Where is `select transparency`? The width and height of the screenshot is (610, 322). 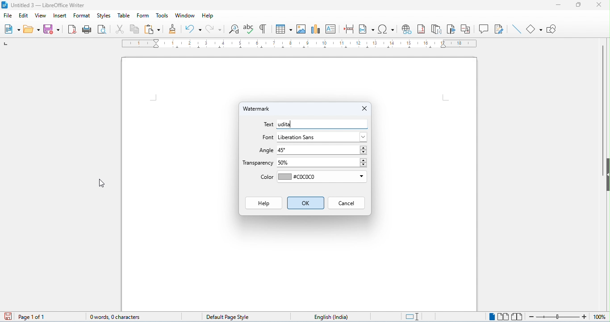 select transparency is located at coordinates (323, 162).